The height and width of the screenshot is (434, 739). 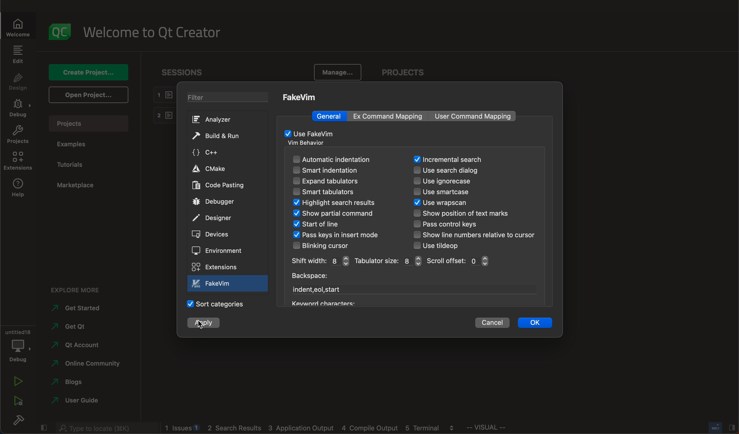 I want to click on tiledop, so click(x=441, y=246).